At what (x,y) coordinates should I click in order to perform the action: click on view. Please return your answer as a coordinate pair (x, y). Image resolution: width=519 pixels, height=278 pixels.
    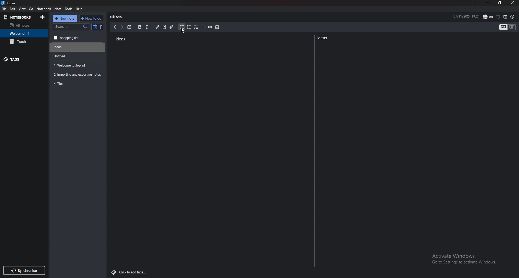
    Looking at the image, I should click on (22, 9).